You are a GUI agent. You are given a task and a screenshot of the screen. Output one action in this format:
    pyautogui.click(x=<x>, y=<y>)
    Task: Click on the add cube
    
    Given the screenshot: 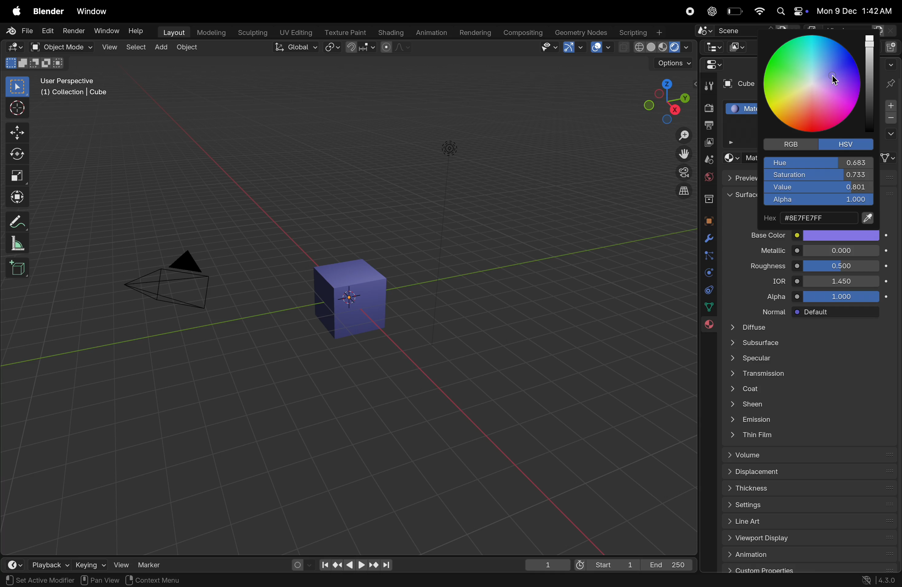 What is the action you would take?
    pyautogui.click(x=19, y=267)
    